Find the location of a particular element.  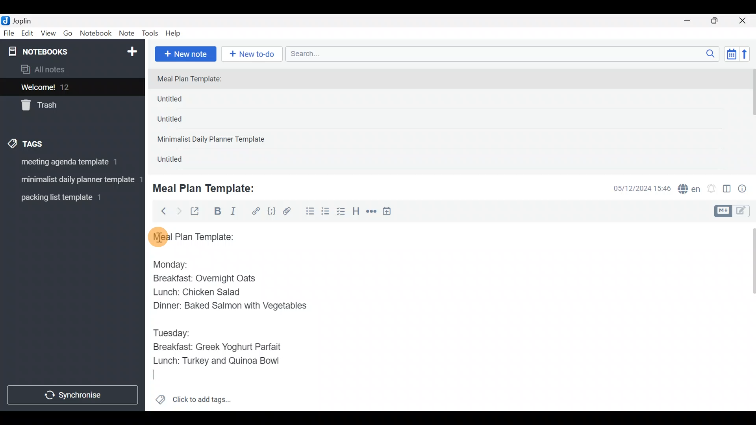

View is located at coordinates (48, 35).